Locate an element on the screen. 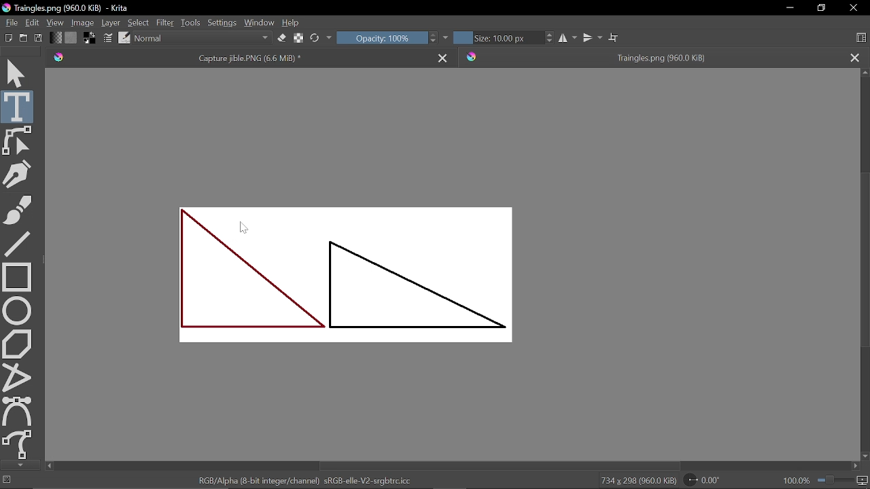 This screenshot has height=489, width=870. Polygon tool is located at coordinates (18, 343).